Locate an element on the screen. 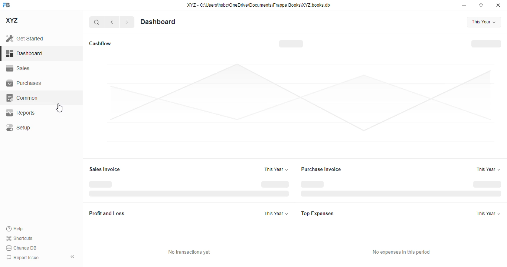 The width and height of the screenshot is (507, 267). next is located at coordinates (127, 22).